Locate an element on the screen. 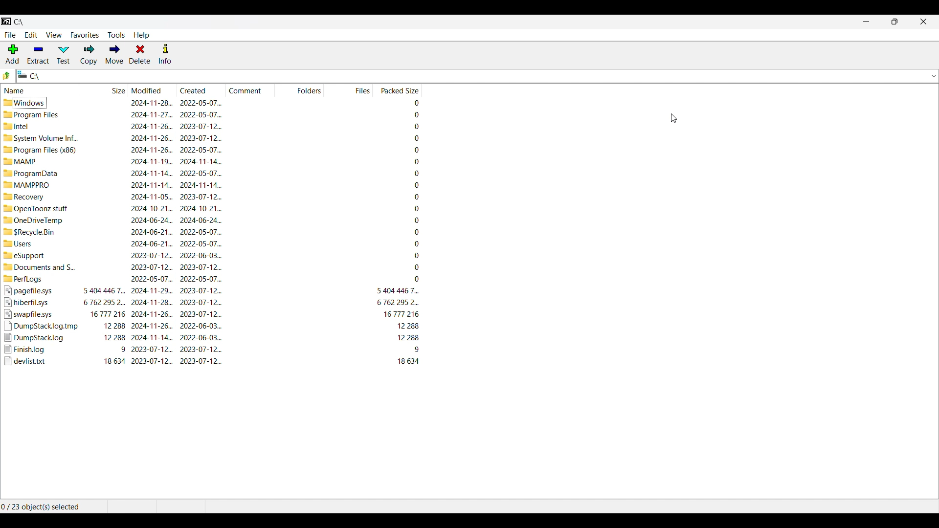  eSupport is located at coordinates (35, 255).